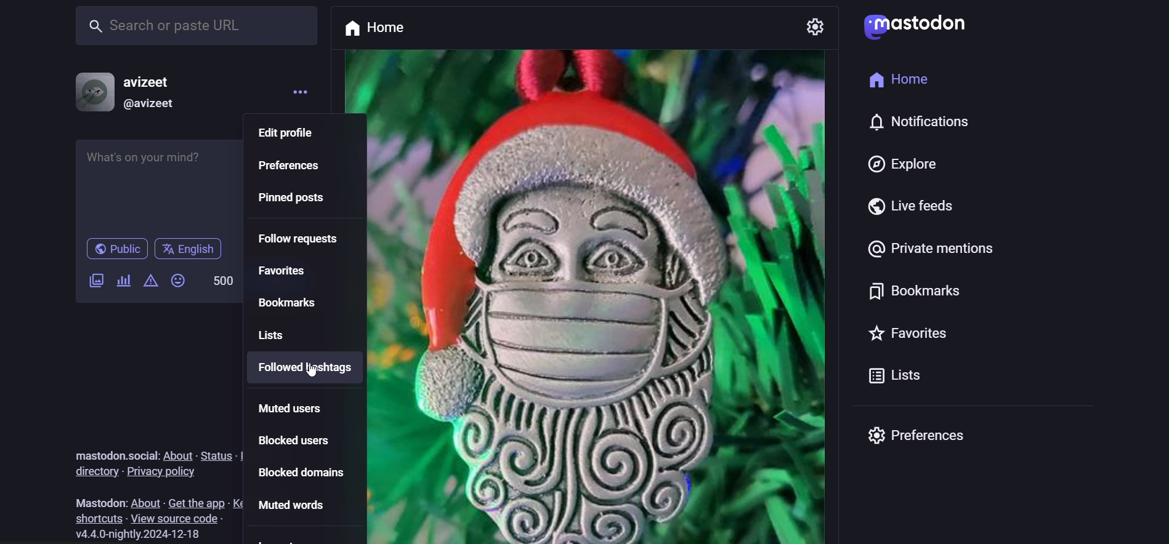 Image resolution: width=1169 pixels, height=544 pixels. Describe the element at coordinates (299, 506) in the screenshot. I see `muted words` at that location.